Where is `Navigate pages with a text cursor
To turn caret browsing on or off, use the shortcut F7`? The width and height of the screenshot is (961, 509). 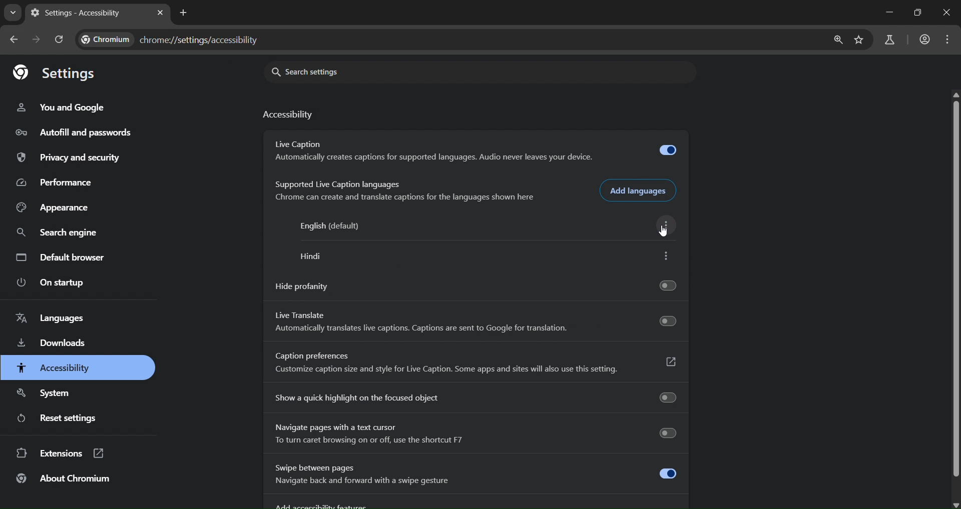 Navigate pages with a text cursor
To turn caret browsing on or off, use the shortcut F7 is located at coordinates (471, 434).